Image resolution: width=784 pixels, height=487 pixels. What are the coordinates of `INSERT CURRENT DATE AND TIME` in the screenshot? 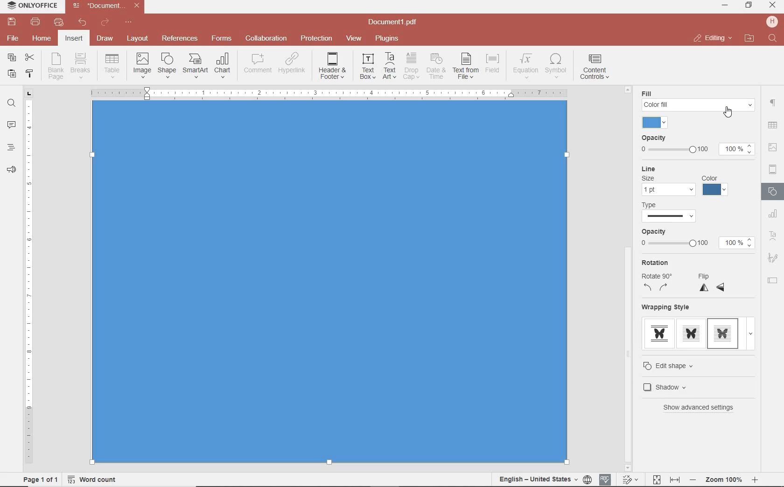 It's located at (435, 67).